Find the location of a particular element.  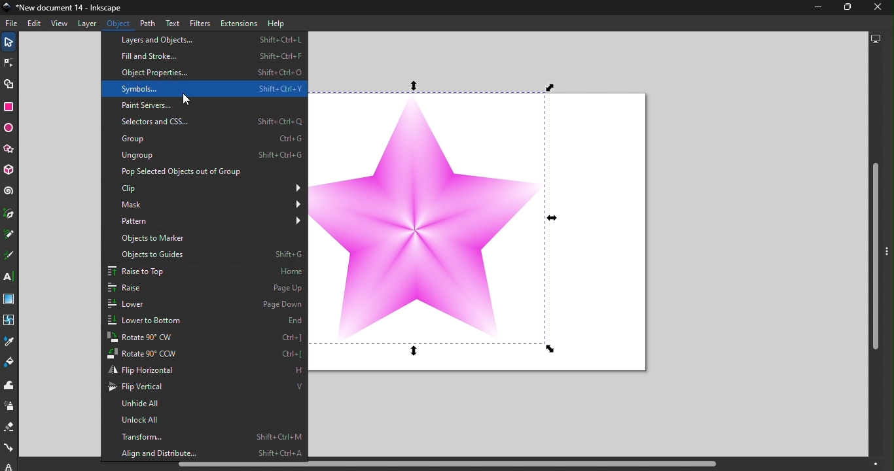

Connector tool is located at coordinates (9, 449).